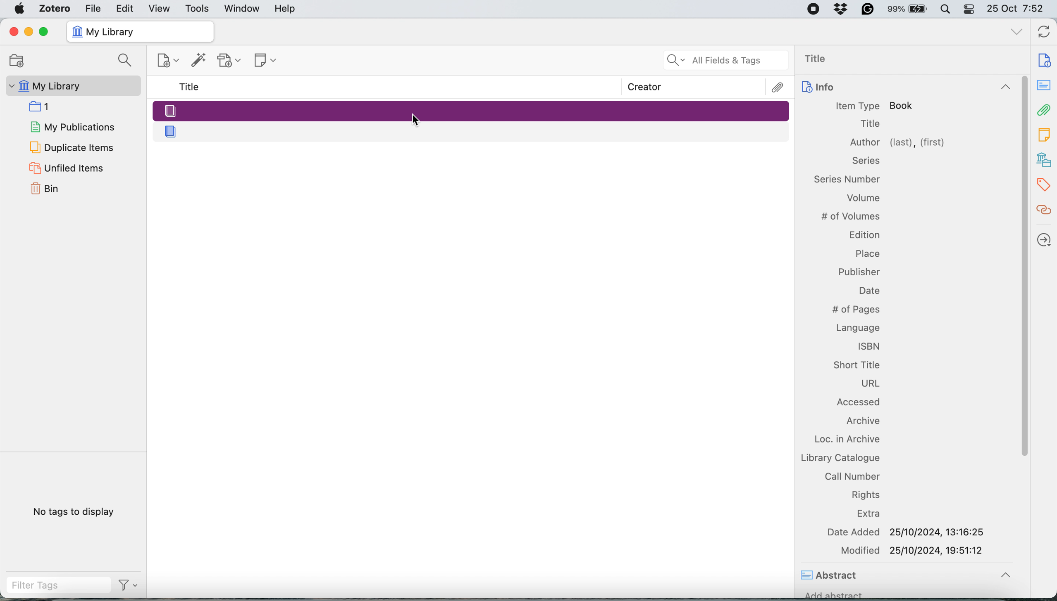 Image resolution: width=1057 pixels, height=601 pixels. Describe the element at coordinates (28, 32) in the screenshot. I see `Minimize` at that location.